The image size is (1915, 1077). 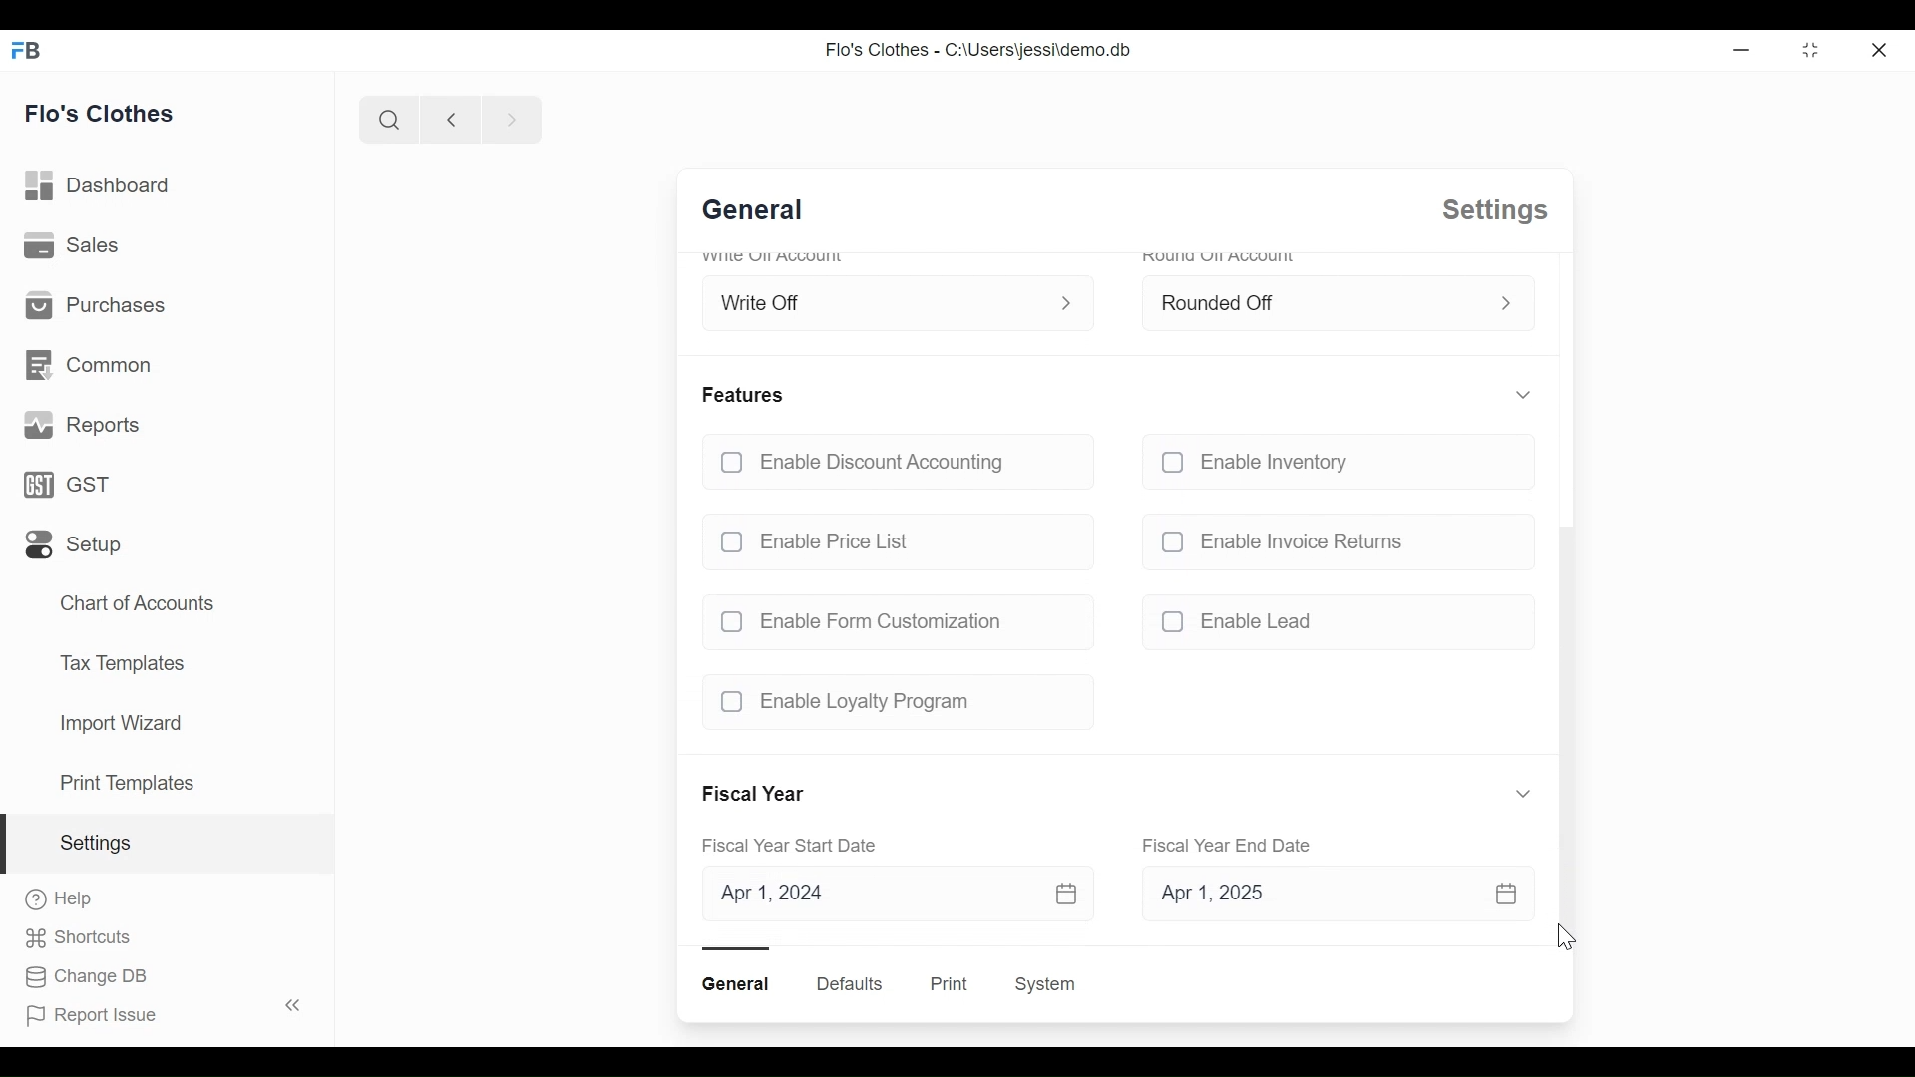 What do you see at coordinates (93, 306) in the screenshot?
I see `Purchases` at bounding box center [93, 306].